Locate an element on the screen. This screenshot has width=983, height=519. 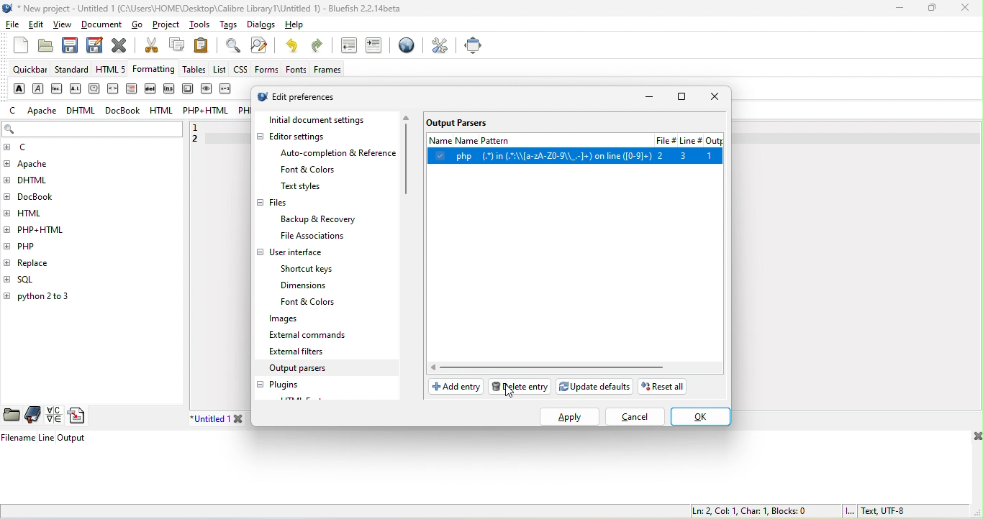
reset all is located at coordinates (666, 388).